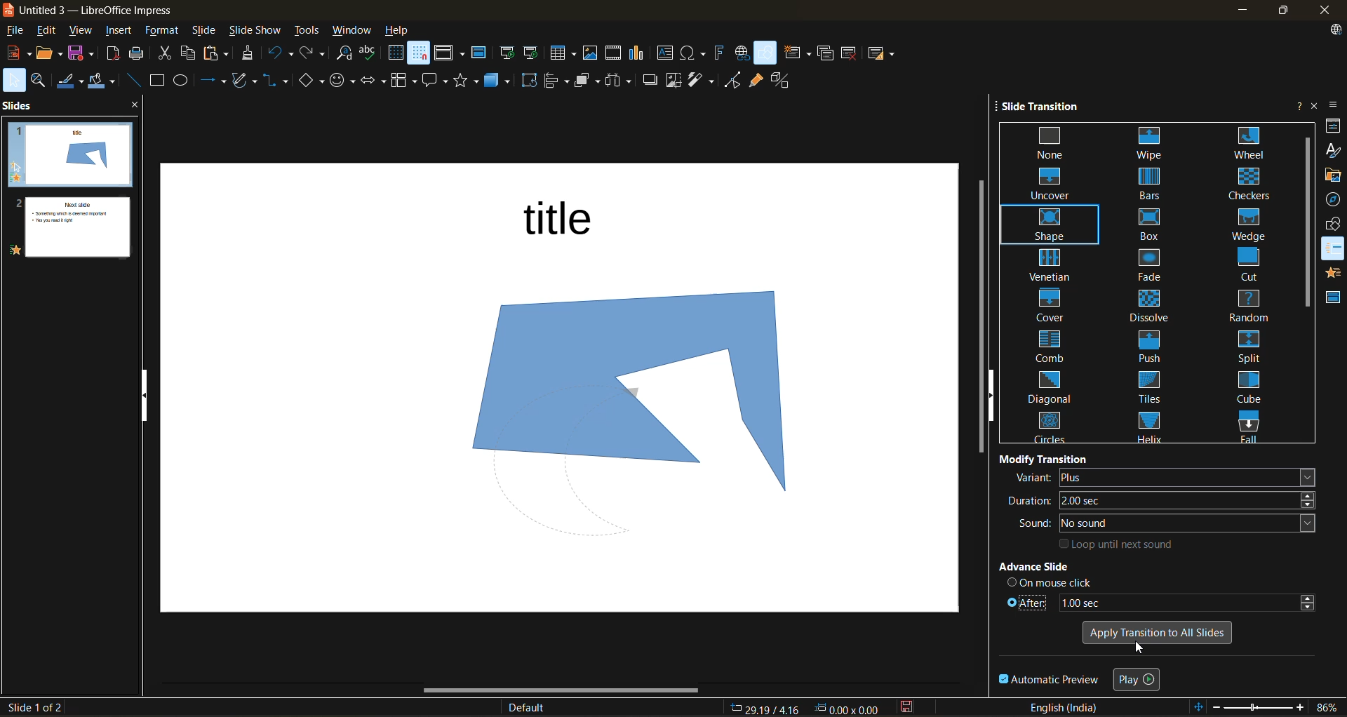 Image resolution: width=1347 pixels, height=717 pixels. Describe the element at coordinates (311, 79) in the screenshot. I see `basic shapes` at that location.